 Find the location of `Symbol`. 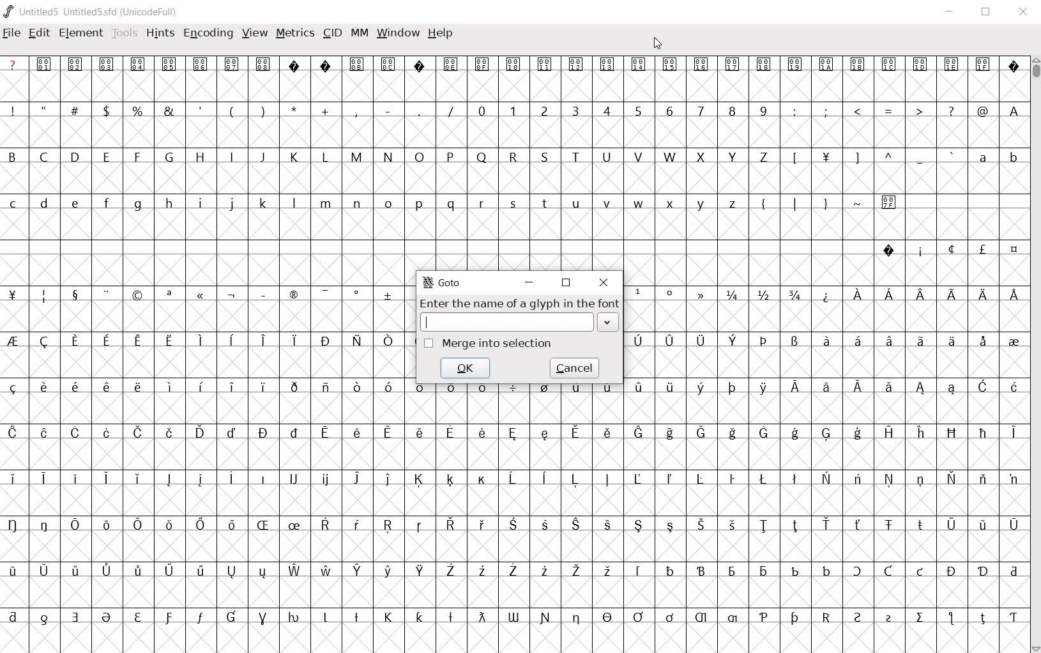

Symbol is located at coordinates (356, 616).